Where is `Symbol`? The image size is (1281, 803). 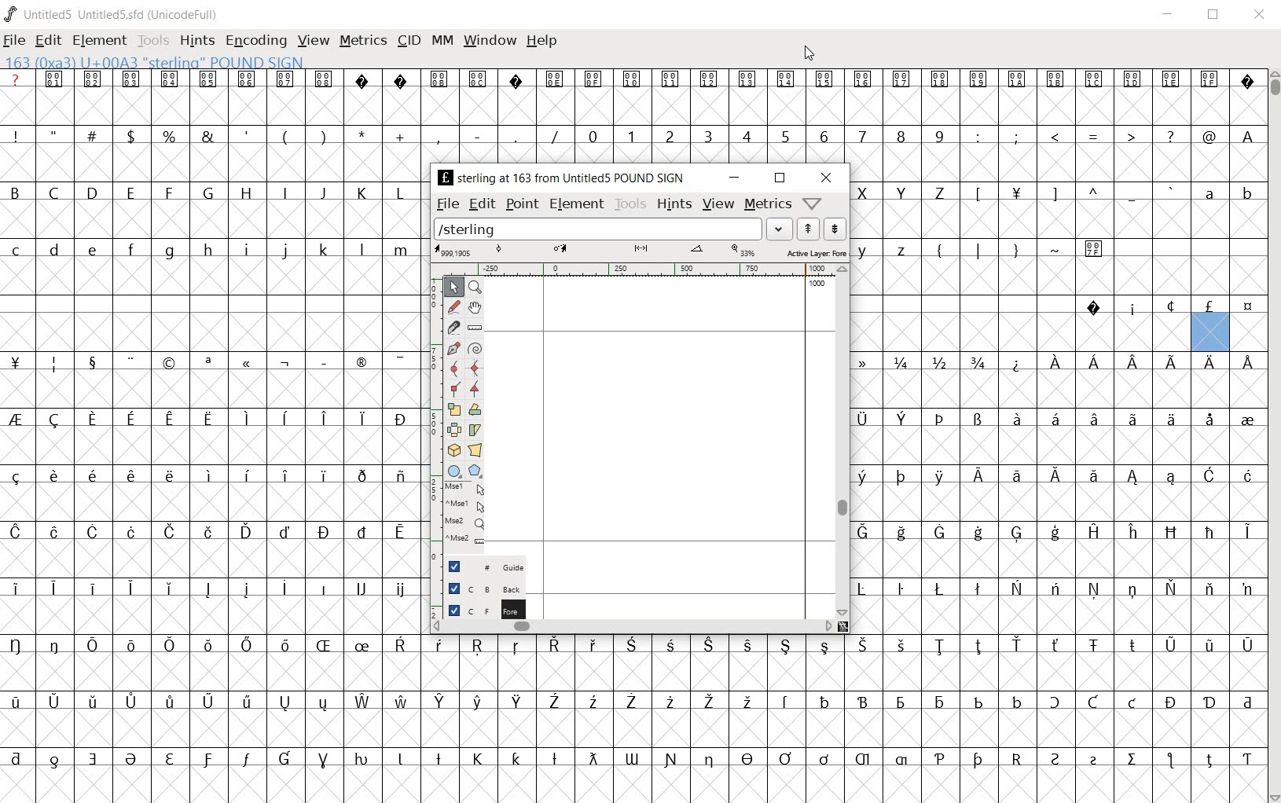
Symbol is located at coordinates (747, 645).